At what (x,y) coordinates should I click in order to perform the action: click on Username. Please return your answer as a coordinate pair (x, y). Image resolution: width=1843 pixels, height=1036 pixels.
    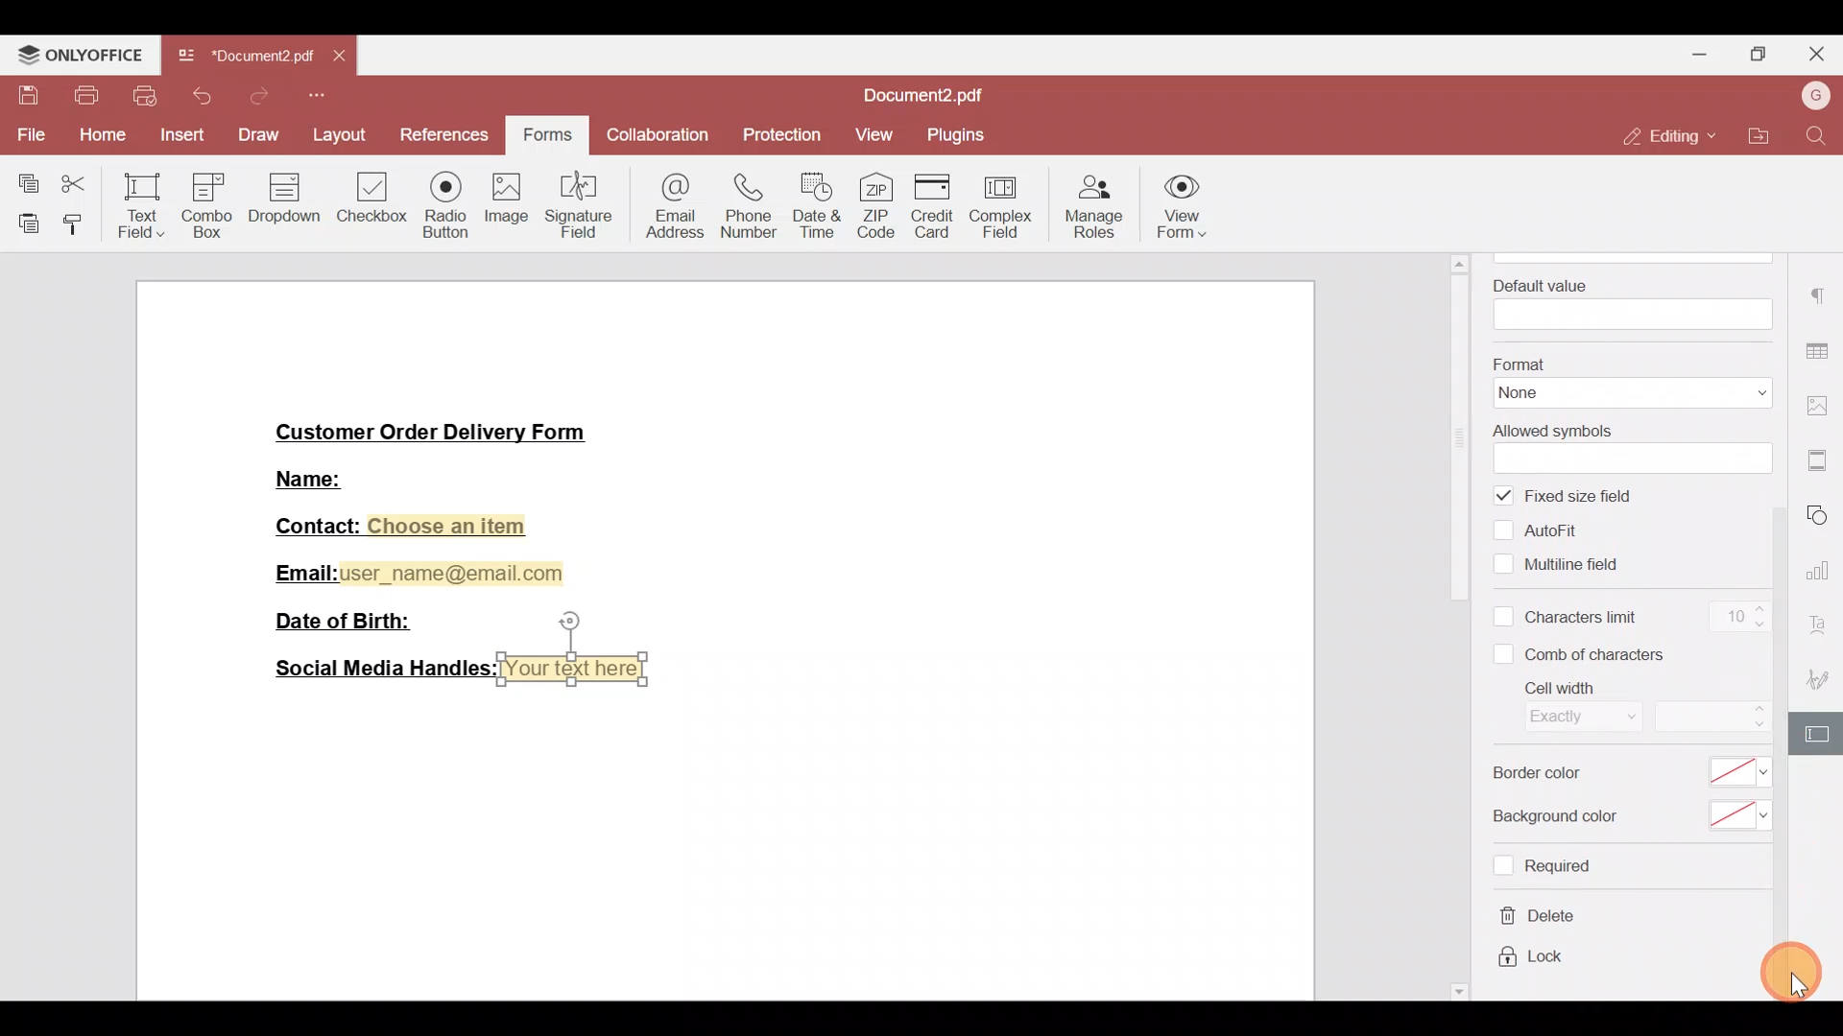
    Looking at the image, I should click on (1813, 97).